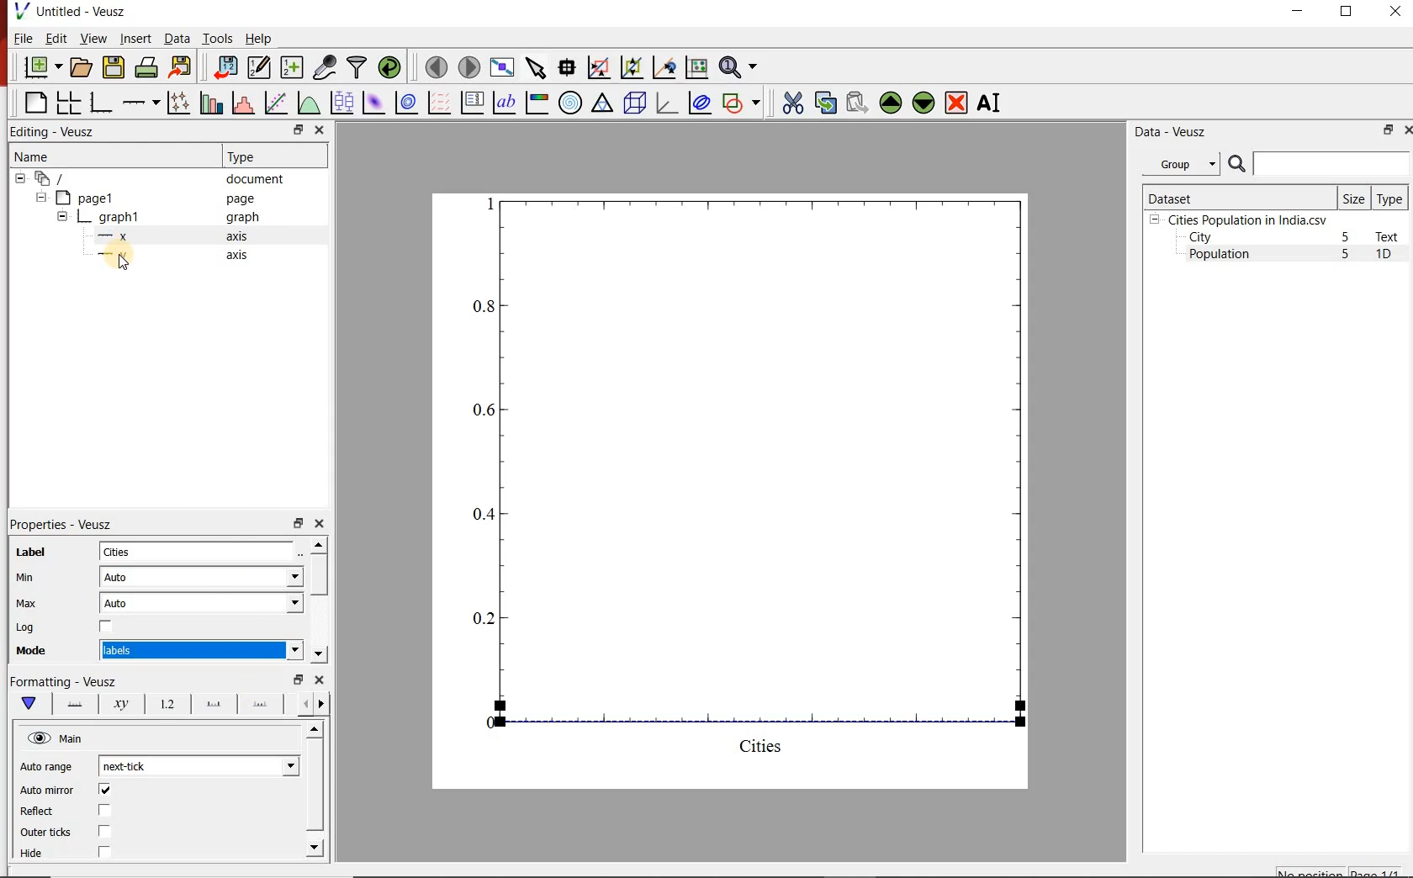 Image resolution: width=1413 pixels, height=878 pixels. I want to click on move to the previous page, so click(434, 66).